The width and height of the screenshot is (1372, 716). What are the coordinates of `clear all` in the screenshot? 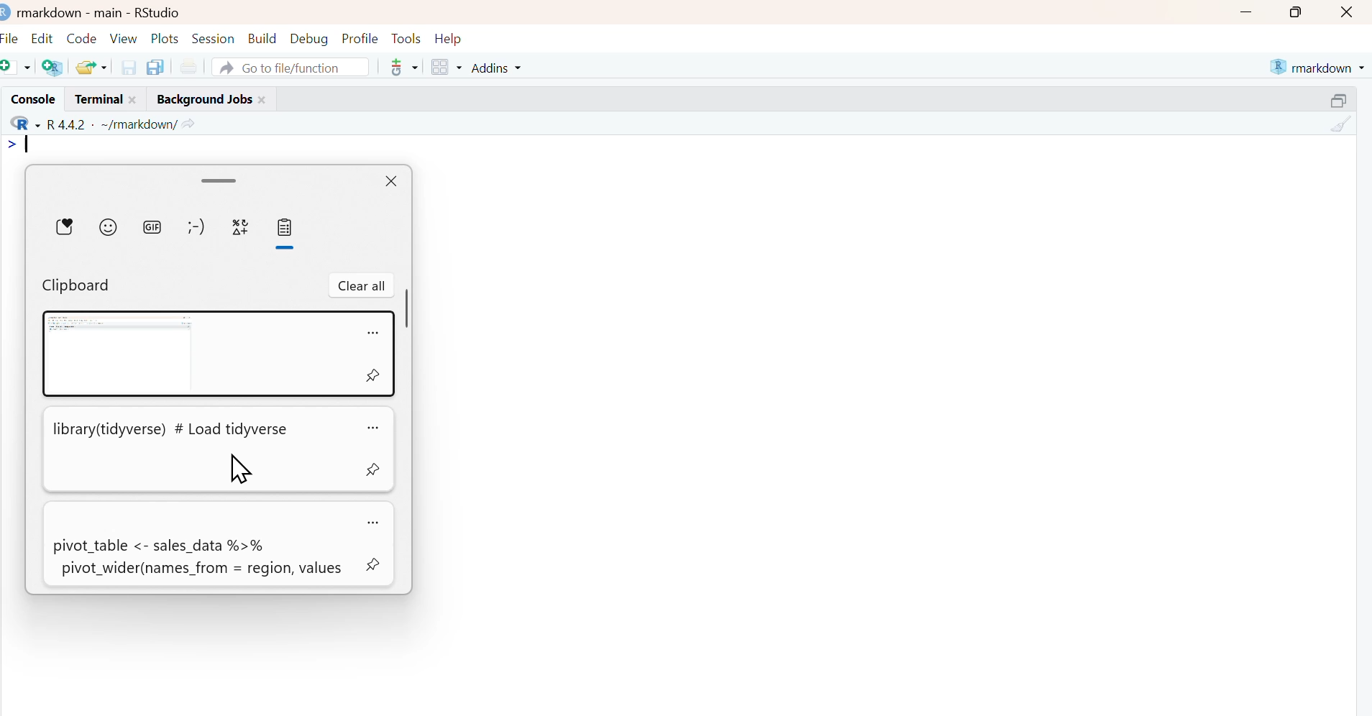 It's located at (362, 286).